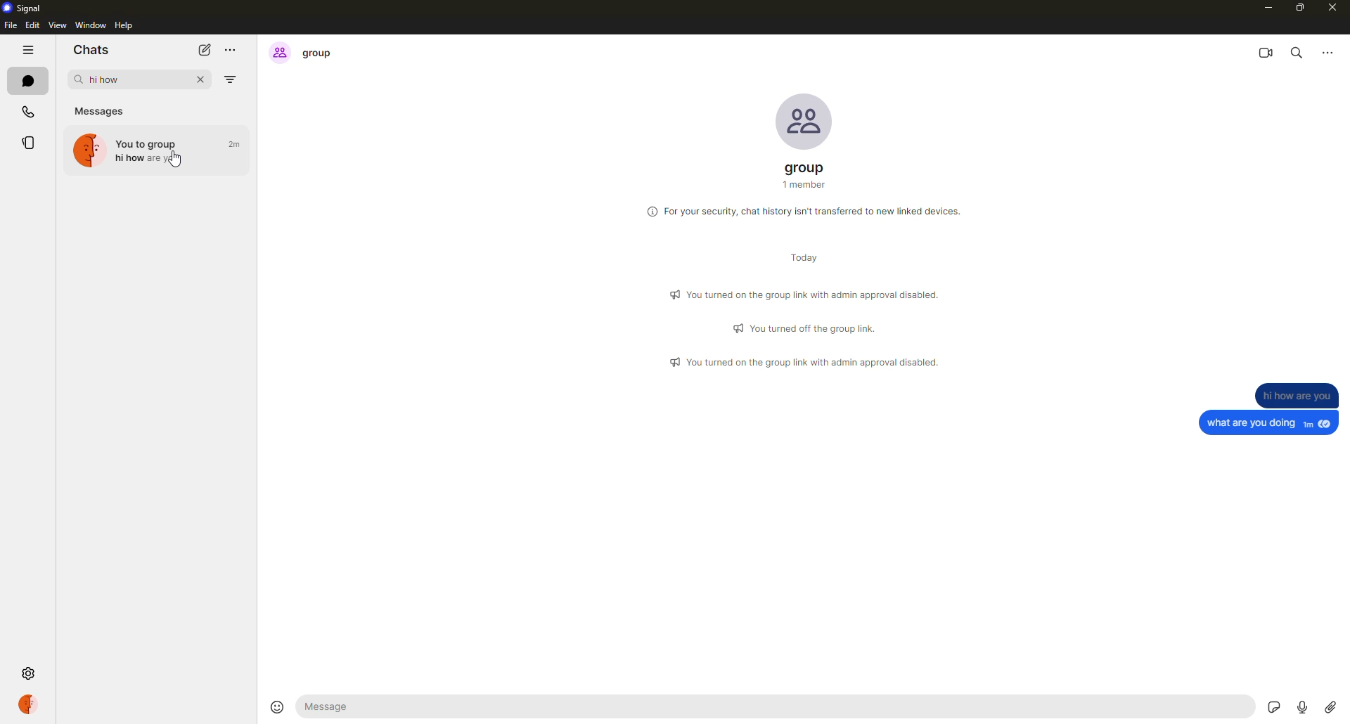 The width and height of the screenshot is (1350, 724). What do you see at coordinates (27, 79) in the screenshot?
I see `chats` at bounding box center [27, 79].